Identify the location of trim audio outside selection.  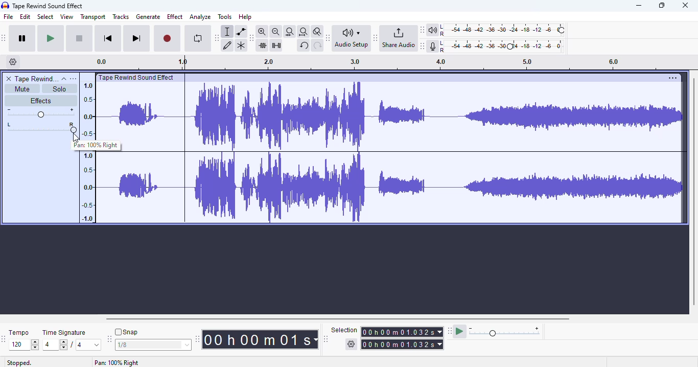
(264, 45).